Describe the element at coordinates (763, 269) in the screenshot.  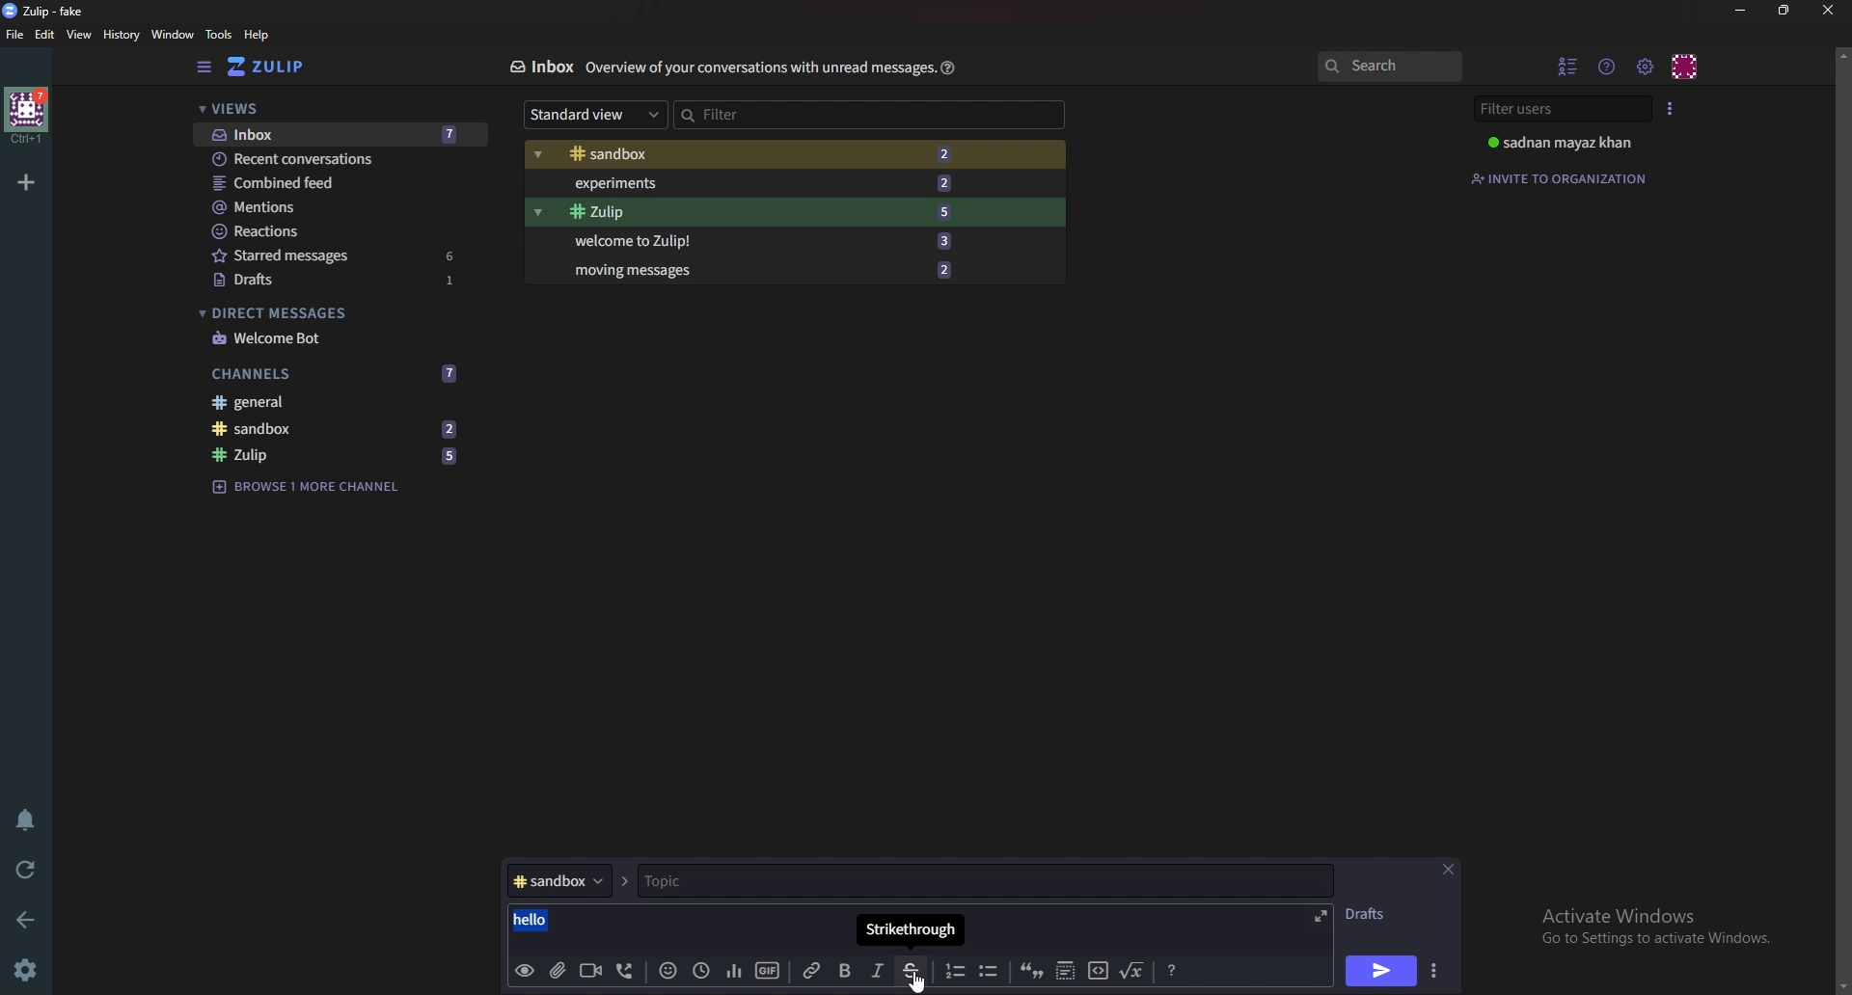
I see `Moving messages` at that location.